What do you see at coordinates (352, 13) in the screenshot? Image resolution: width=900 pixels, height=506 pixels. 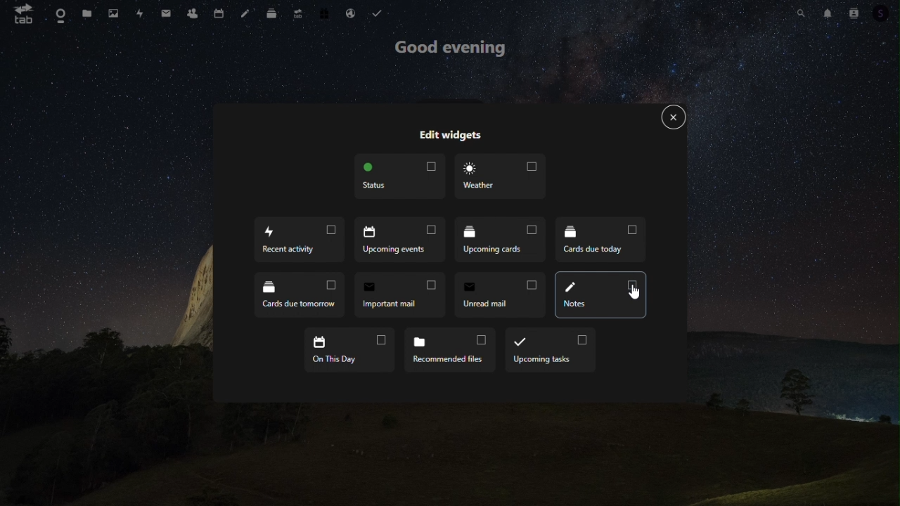 I see `email hosting` at bounding box center [352, 13].